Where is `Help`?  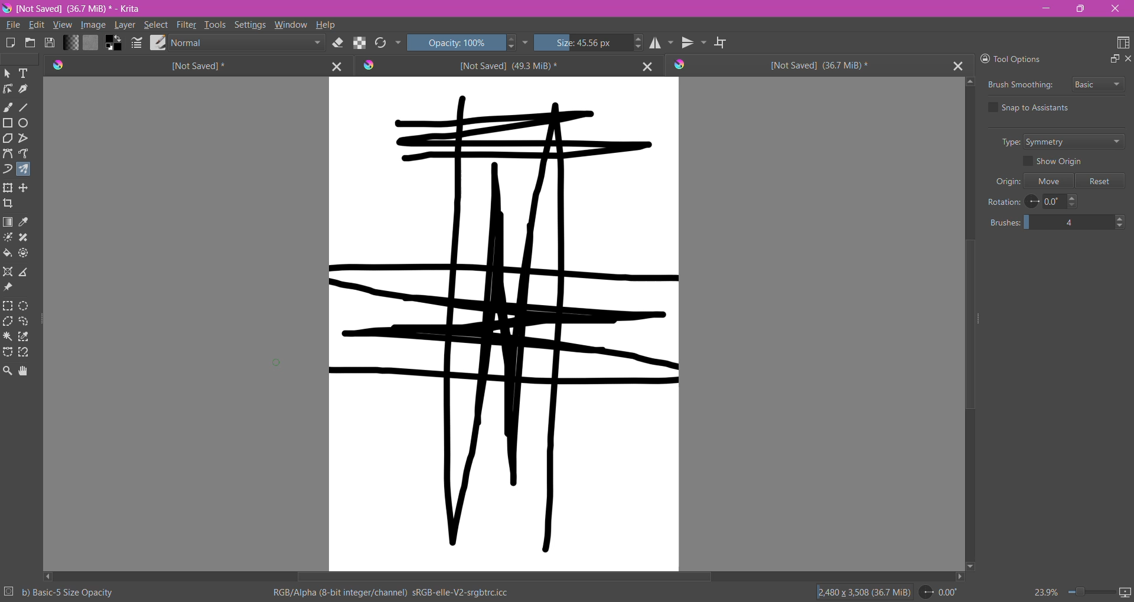
Help is located at coordinates (326, 25).